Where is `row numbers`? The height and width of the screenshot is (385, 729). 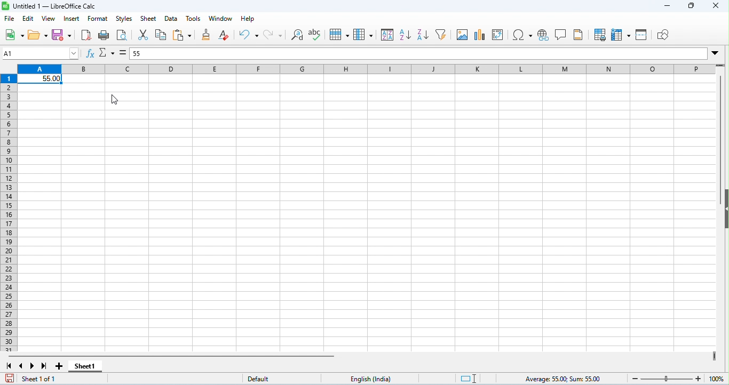 row numbers is located at coordinates (10, 214).